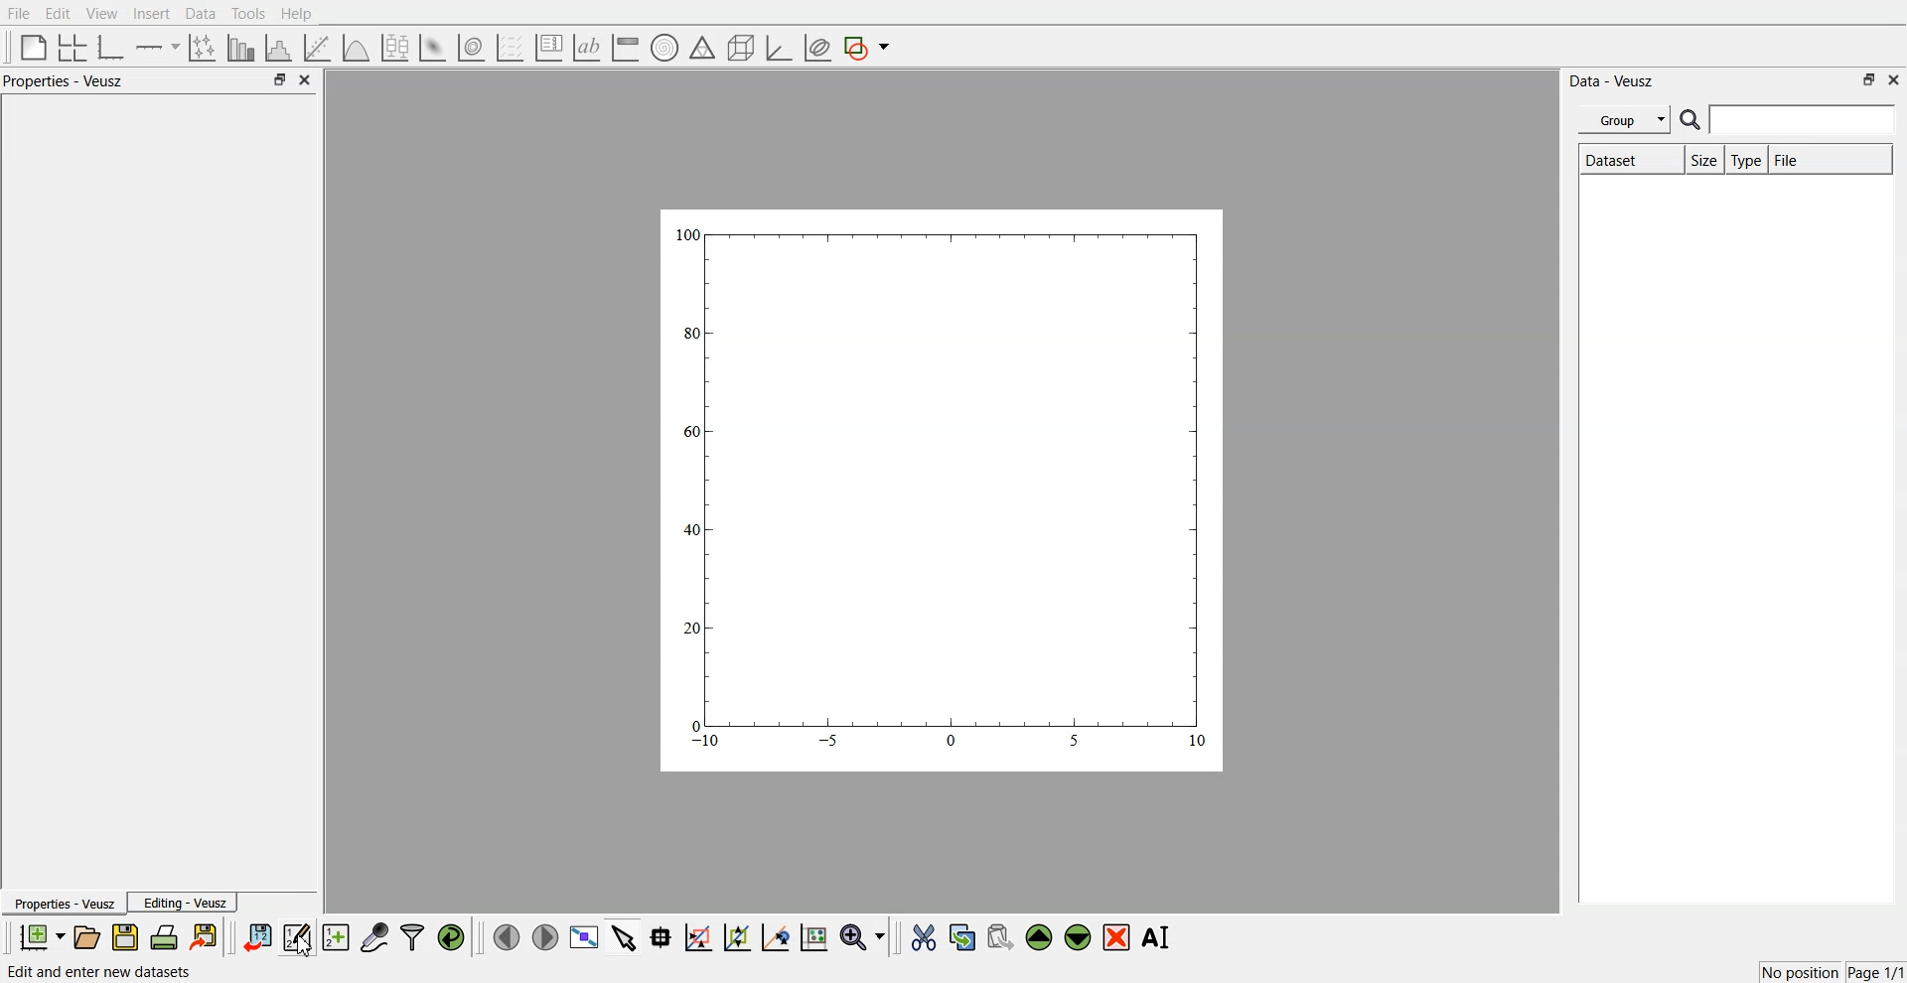 The height and width of the screenshot is (983, 1907). What do you see at coordinates (1078, 935) in the screenshot?
I see `move  the selected widgets down` at bounding box center [1078, 935].